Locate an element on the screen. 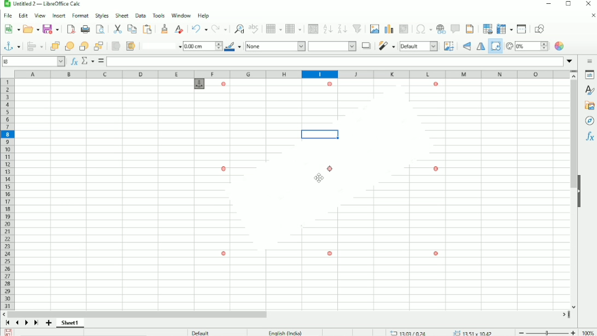 Image resolution: width=597 pixels, height=336 pixels. Define print area is located at coordinates (488, 28).